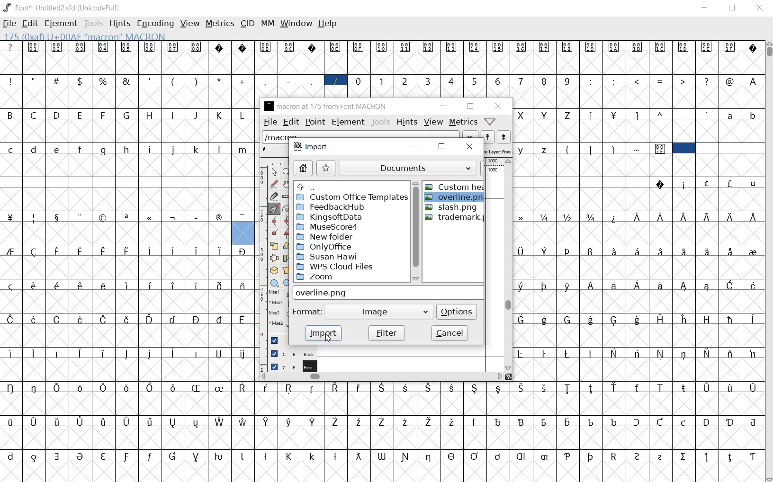 Image resolution: width=773 pixels, height=482 pixels. Describe the element at coordinates (286, 259) in the screenshot. I see `skew` at that location.